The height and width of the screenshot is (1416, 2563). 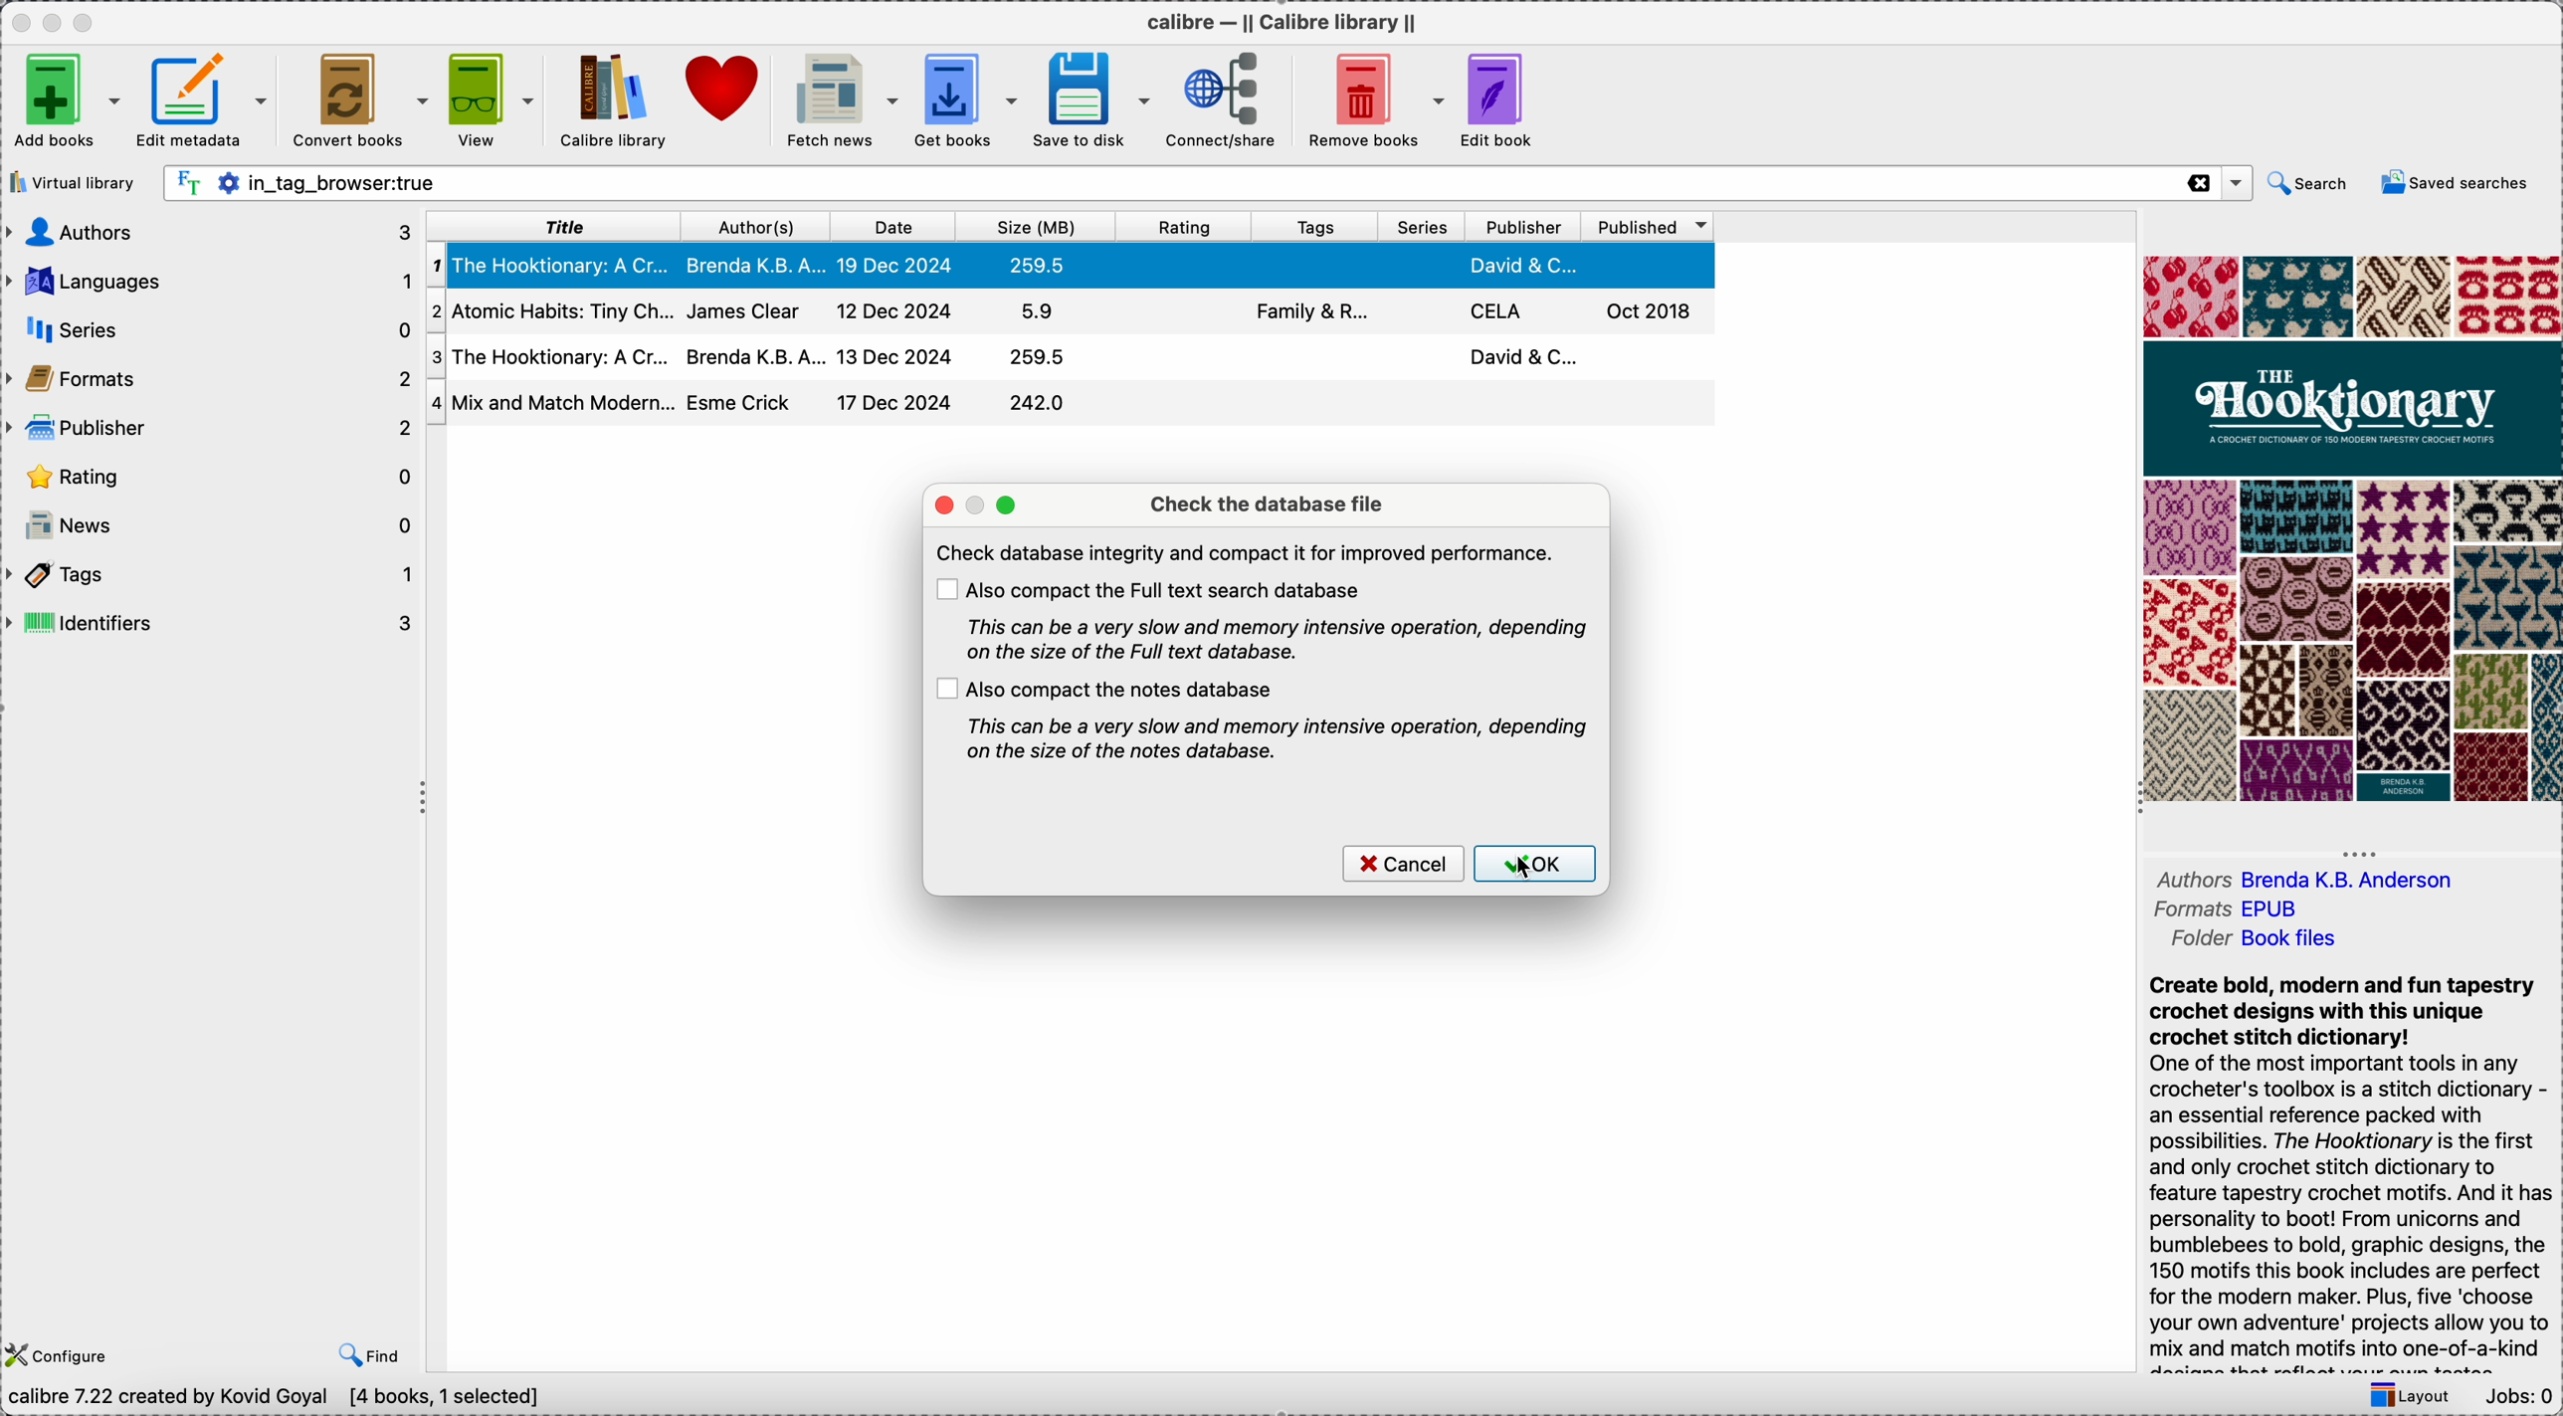 I want to click on folder, so click(x=2252, y=940).